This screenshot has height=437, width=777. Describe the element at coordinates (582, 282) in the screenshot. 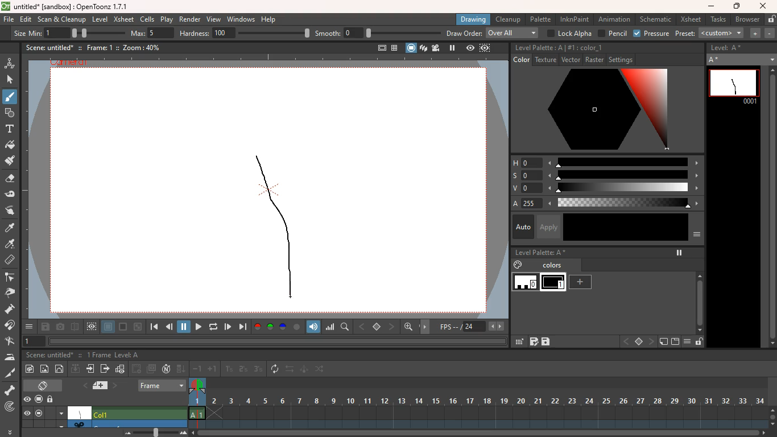

I see `add` at that location.